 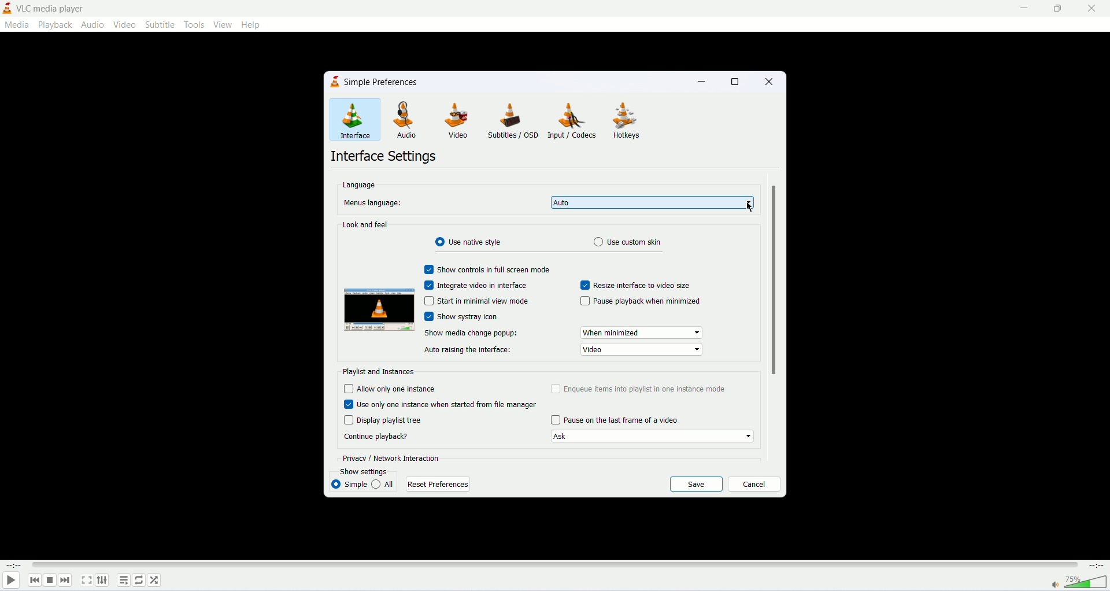 What do you see at coordinates (50, 581) in the screenshot?
I see `stop` at bounding box center [50, 581].